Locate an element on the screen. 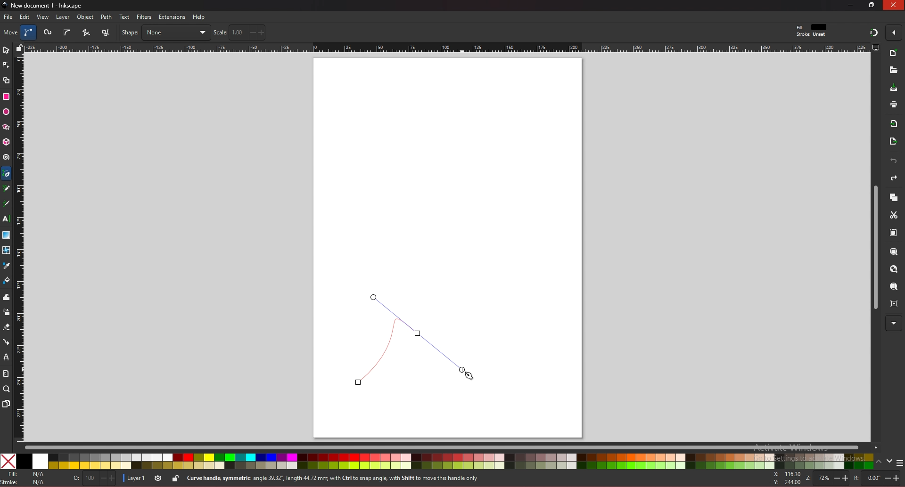 This screenshot has width=905, height=487. zoom page is located at coordinates (893, 287).